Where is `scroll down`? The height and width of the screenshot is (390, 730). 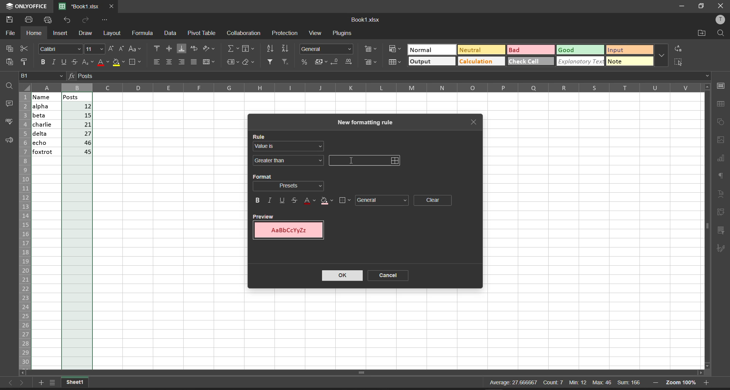 scroll down is located at coordinates (710, 364).